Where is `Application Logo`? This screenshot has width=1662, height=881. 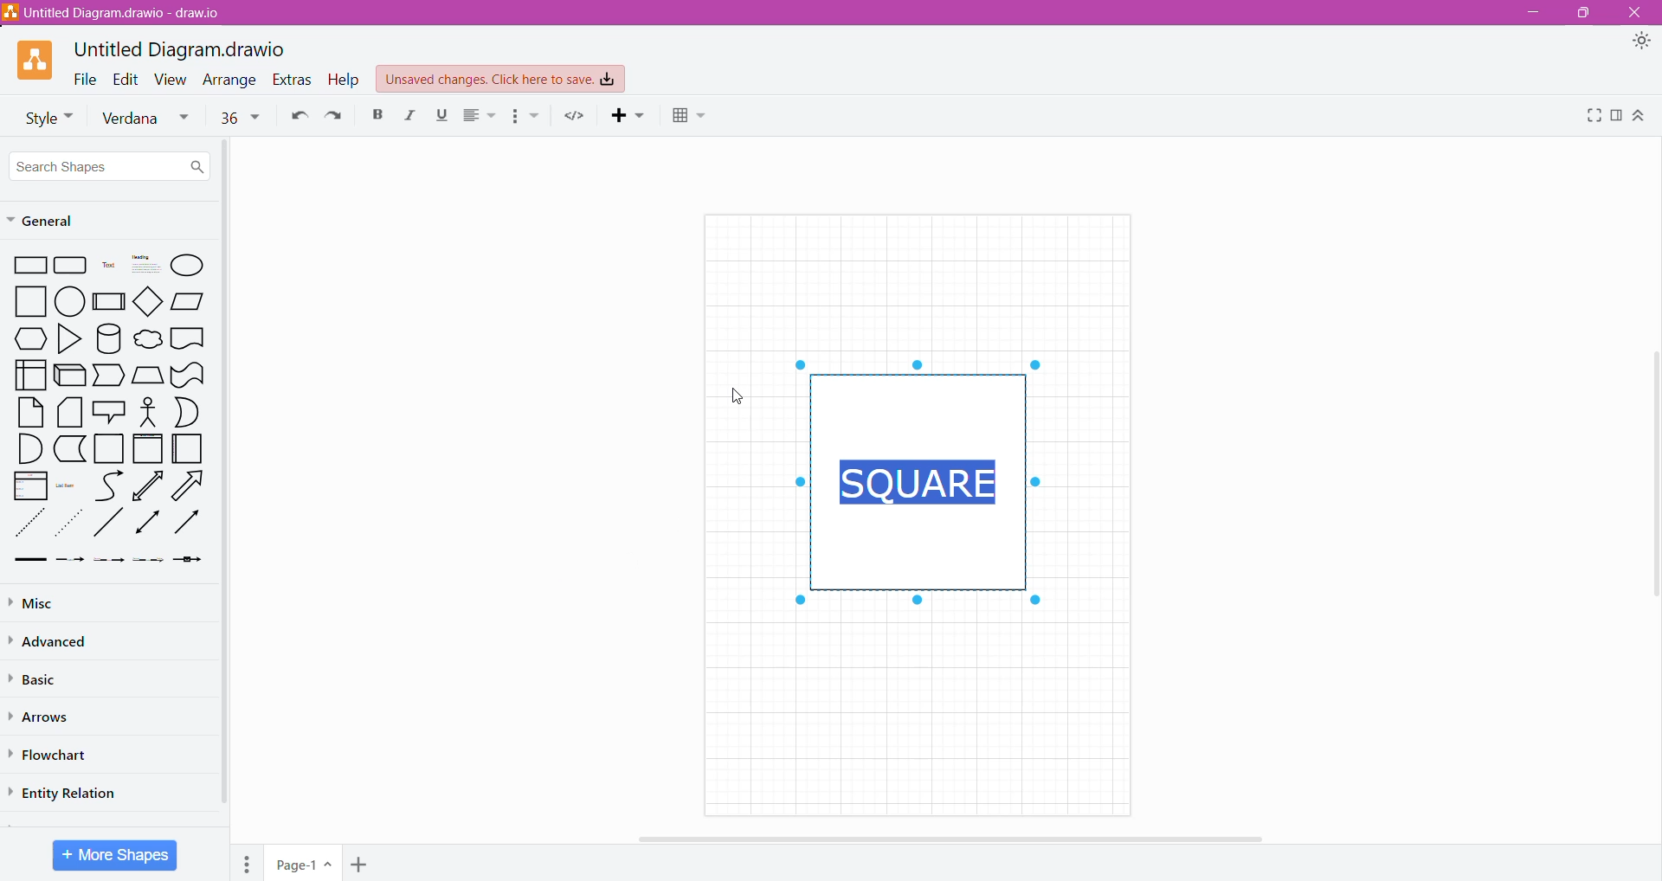 Application Logo is located at coordinates (36, 61).